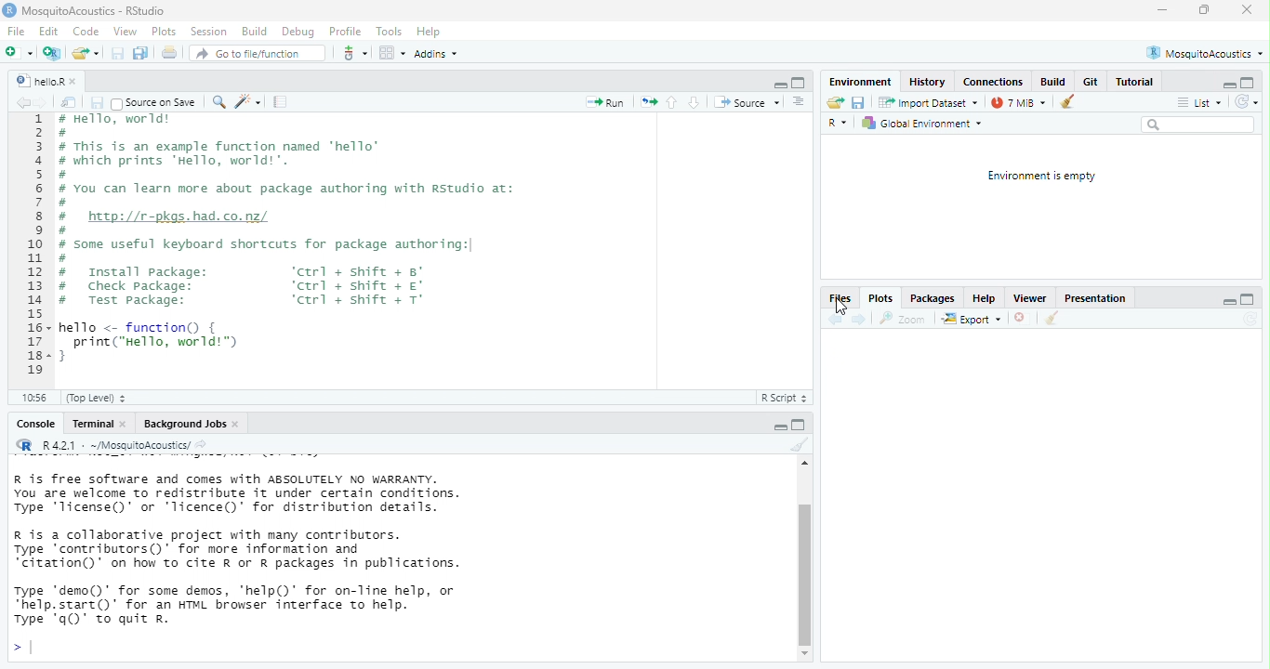  I want to click on hide r script, so click(773, 426).